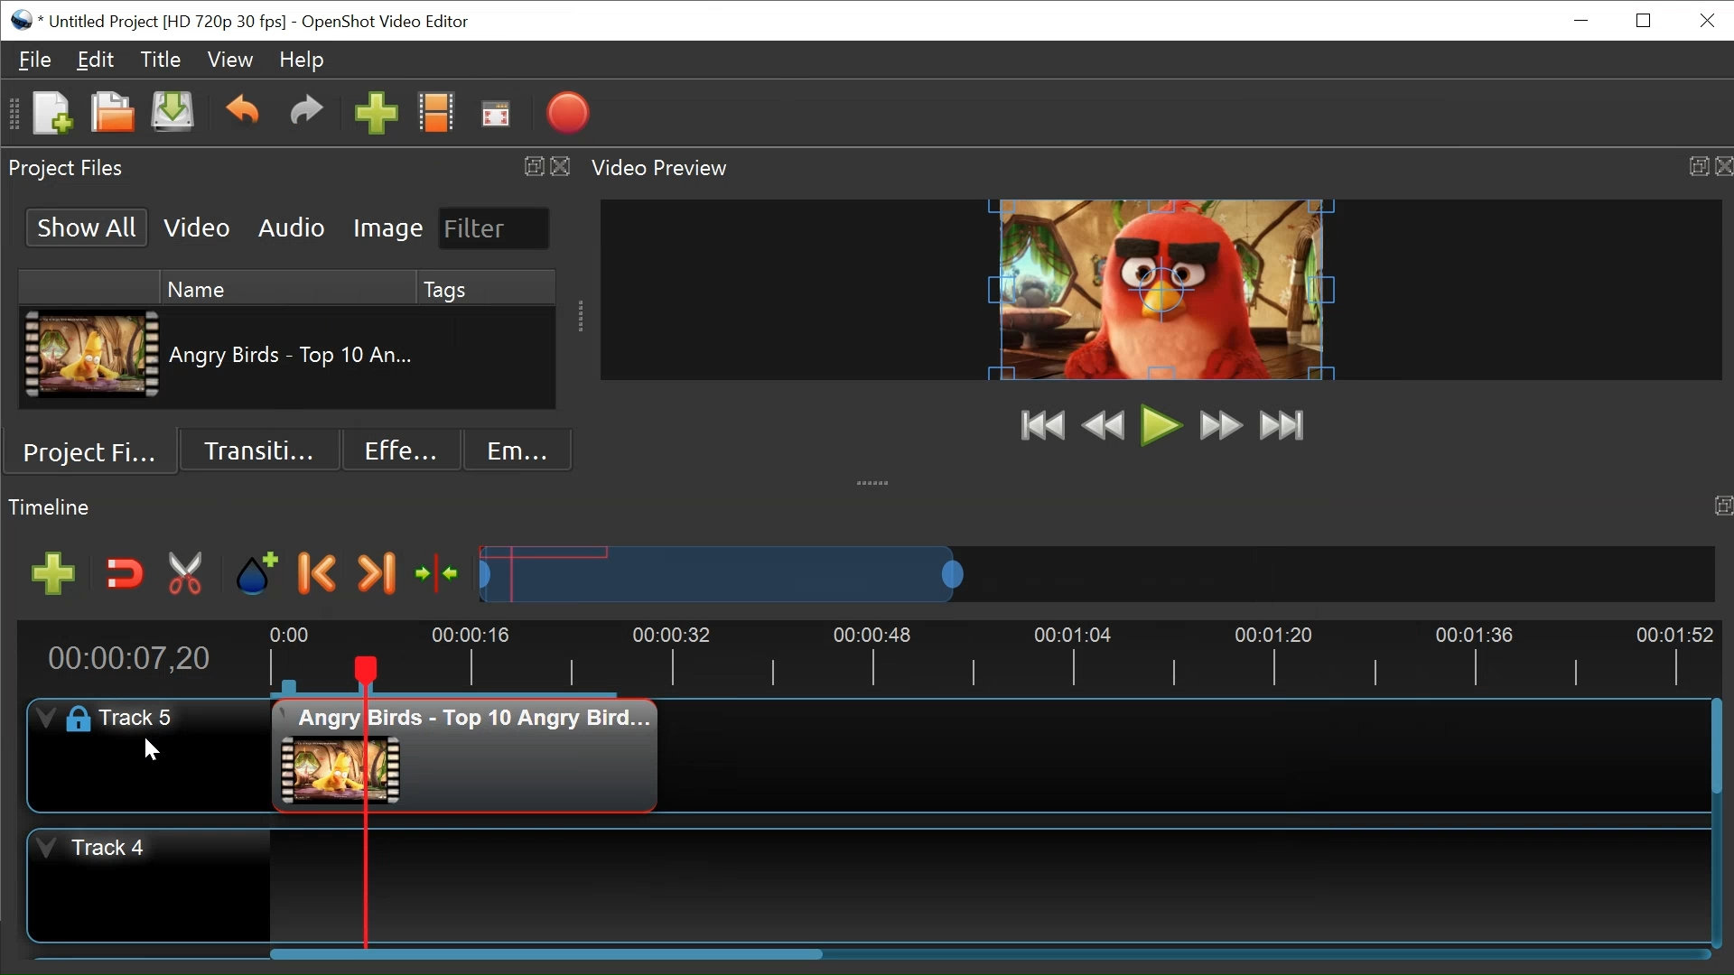 The width and height of the screenshot is (1734, 975). I want to click on Image, so click(389, 227).